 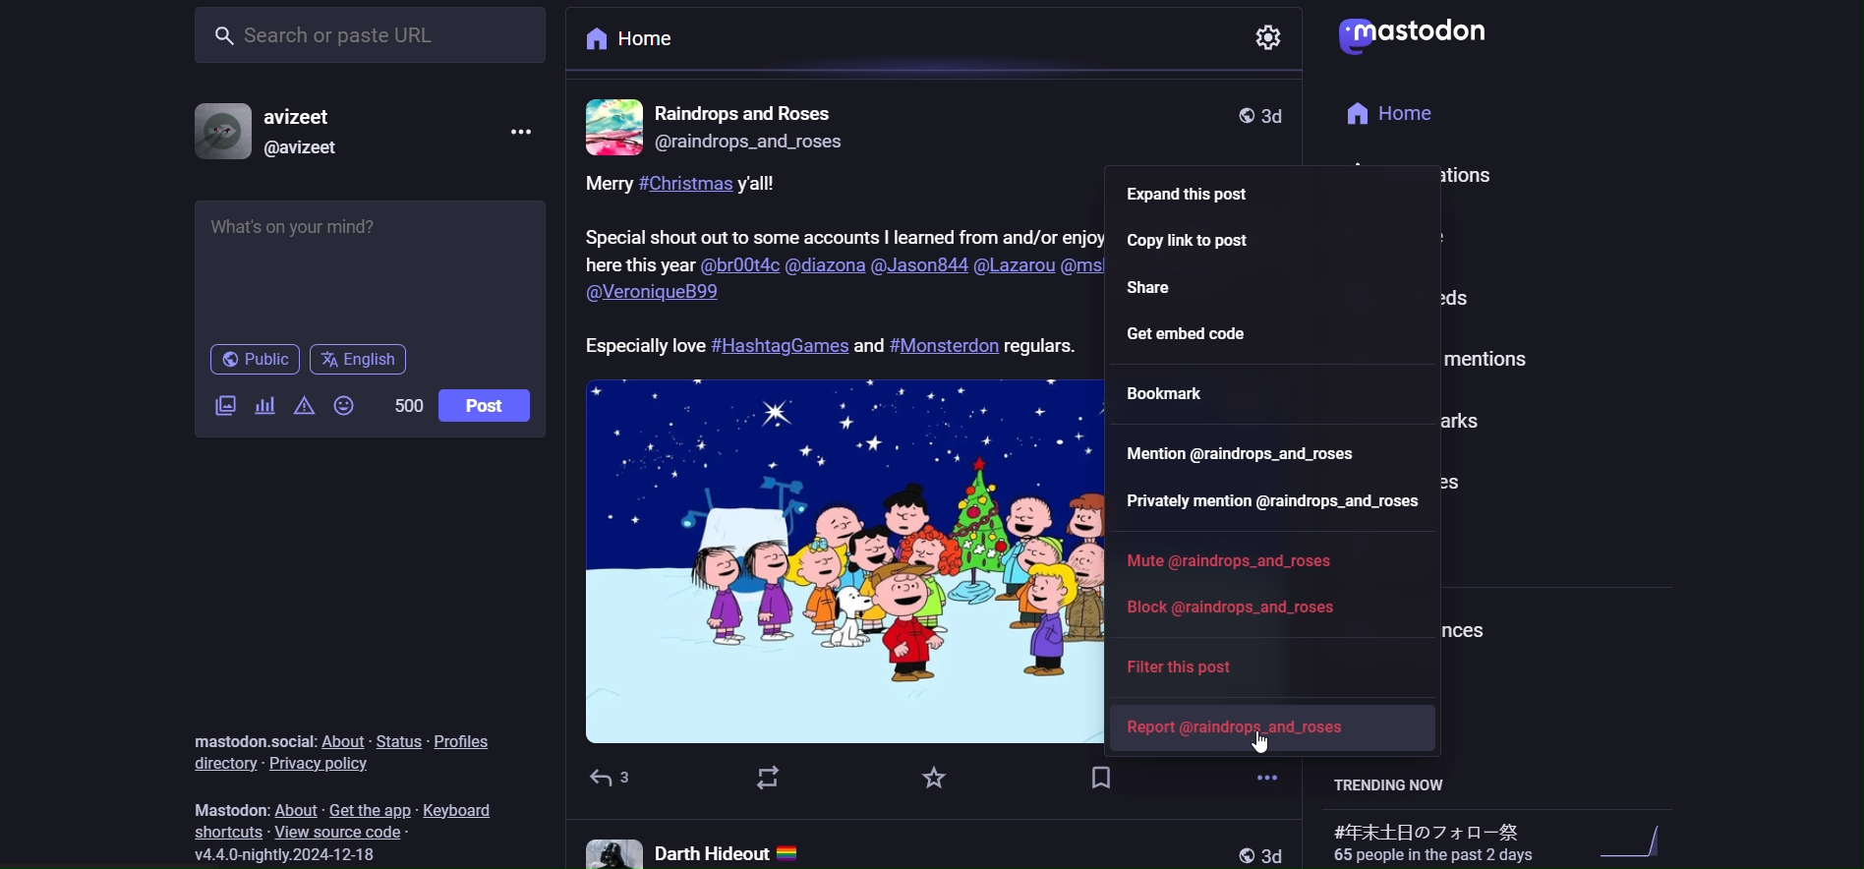 I want to click on emoji, so click(x=346, y=405).